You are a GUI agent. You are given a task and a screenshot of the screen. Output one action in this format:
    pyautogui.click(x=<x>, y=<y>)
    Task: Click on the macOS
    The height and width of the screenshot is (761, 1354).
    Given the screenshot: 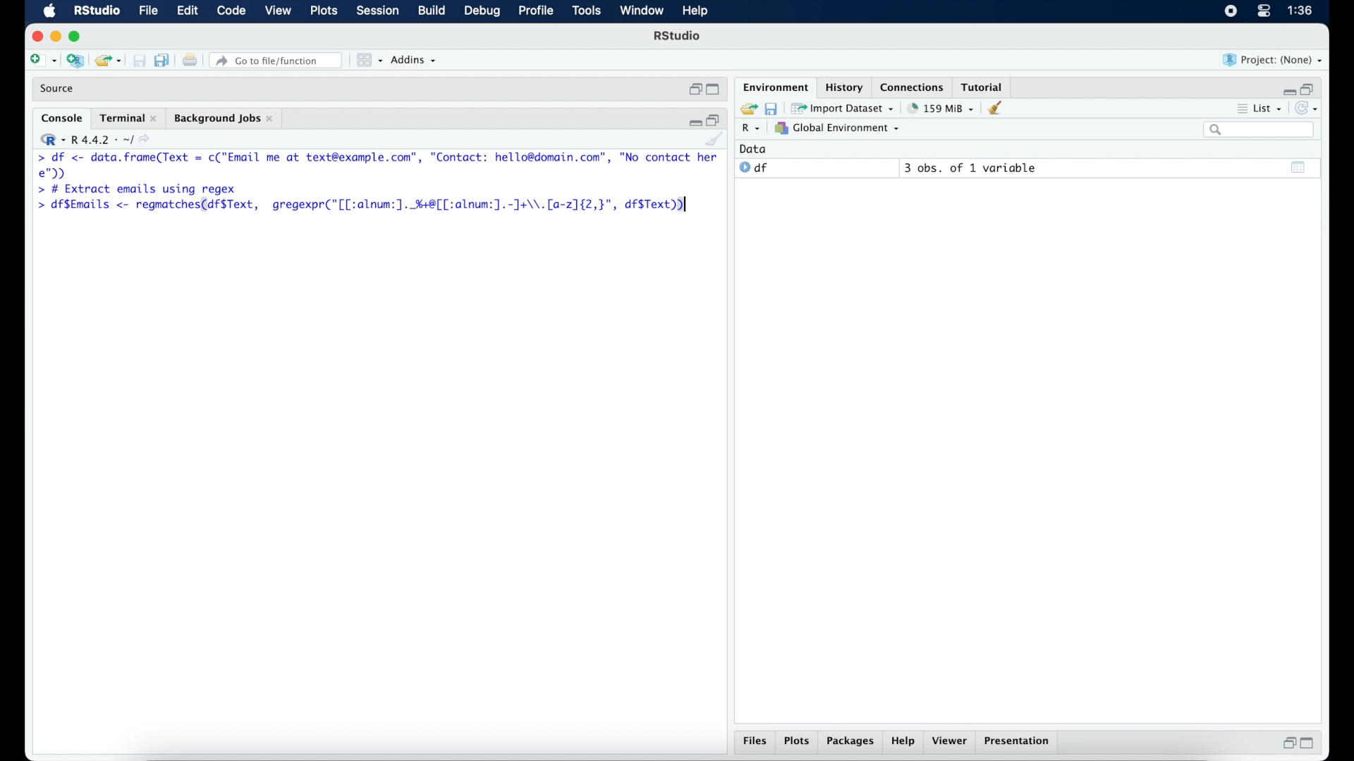 What is the action you would take?
    pyautogui.click(x=48, y=11)
    